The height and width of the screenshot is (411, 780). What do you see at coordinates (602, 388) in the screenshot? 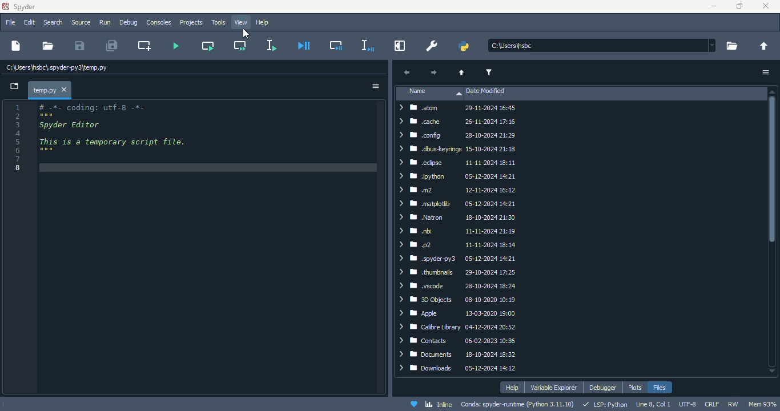
I see `debugger` at bounding box center [602, 388].